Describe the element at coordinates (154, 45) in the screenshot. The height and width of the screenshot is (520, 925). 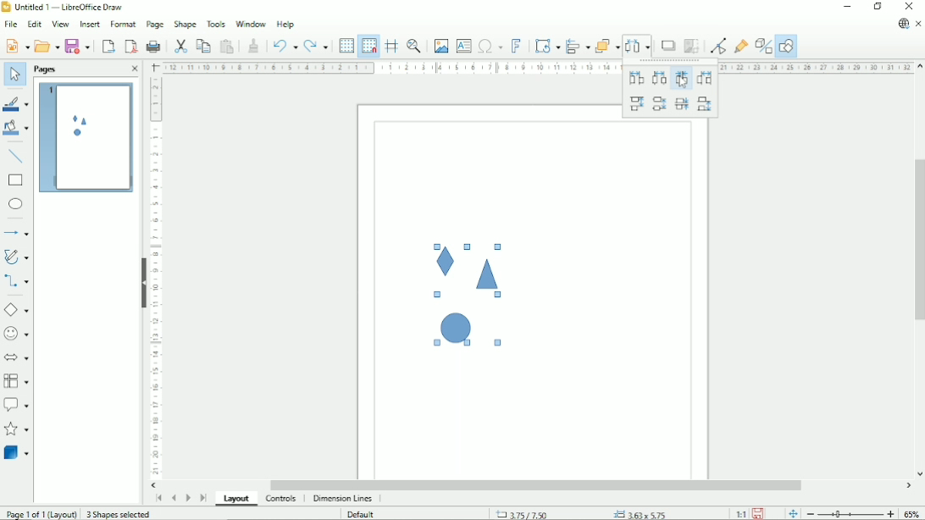
I see `Print` at that location.